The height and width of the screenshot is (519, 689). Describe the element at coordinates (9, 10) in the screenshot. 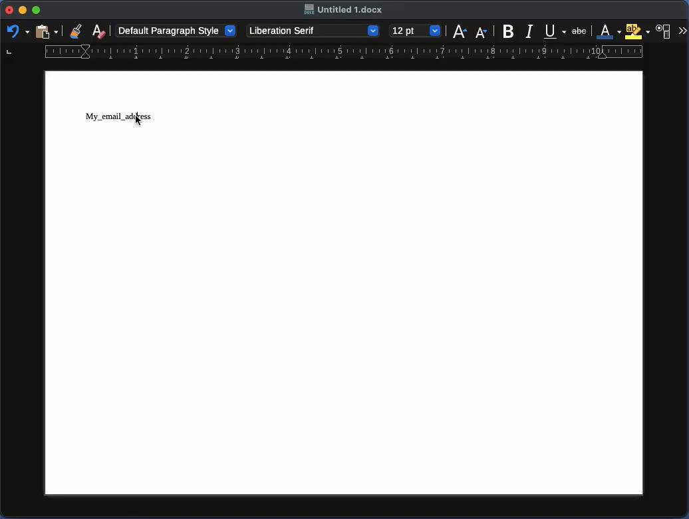

I see `Close` at that location.